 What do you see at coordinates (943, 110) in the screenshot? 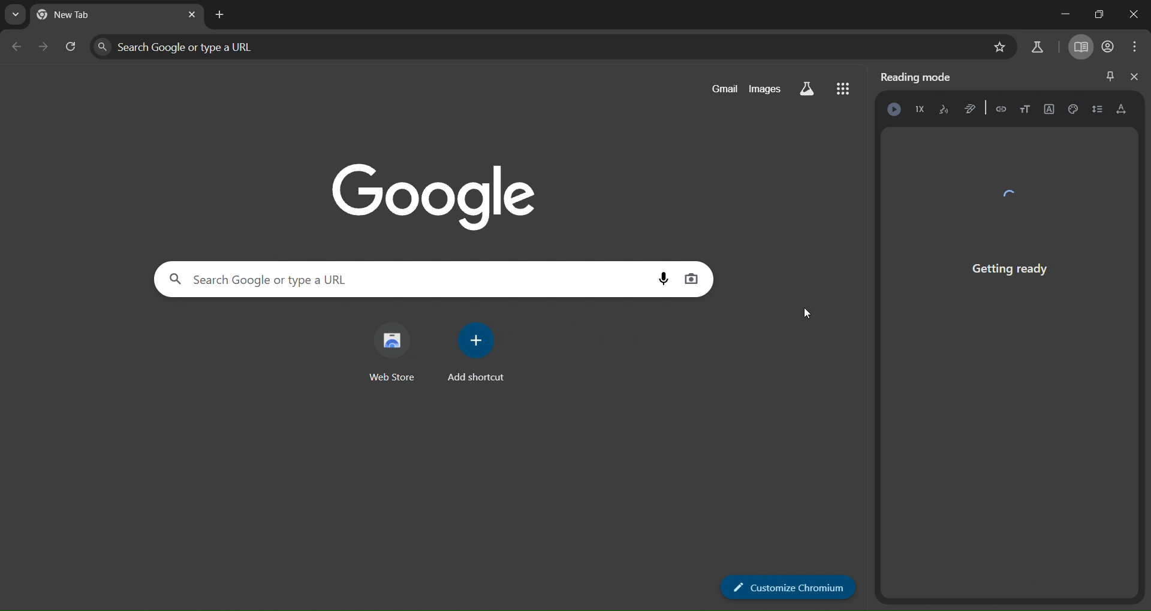
I see `voice selection` at bounding box center [943, 110].